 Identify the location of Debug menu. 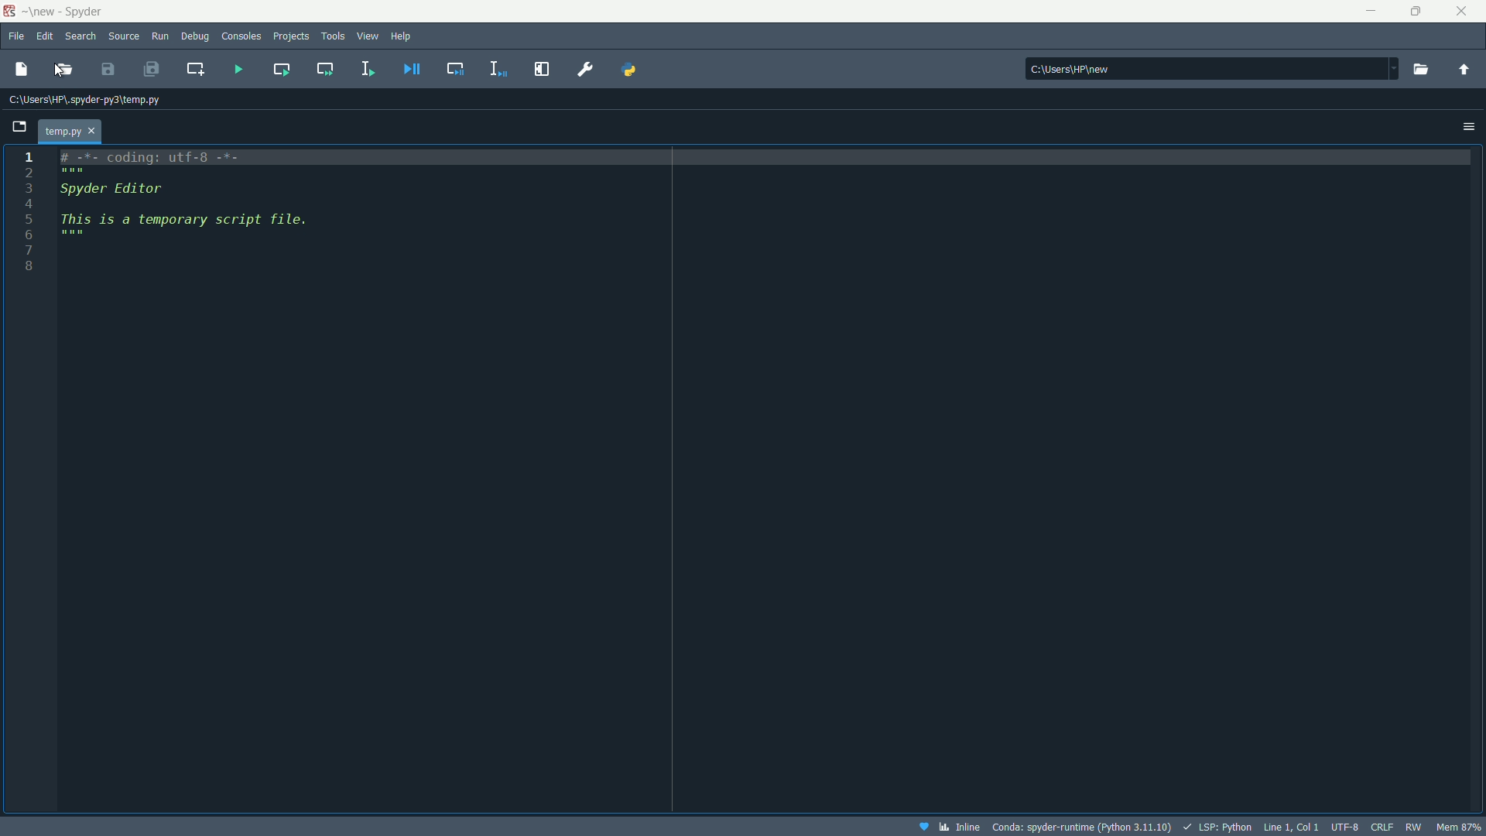
(193, 38).